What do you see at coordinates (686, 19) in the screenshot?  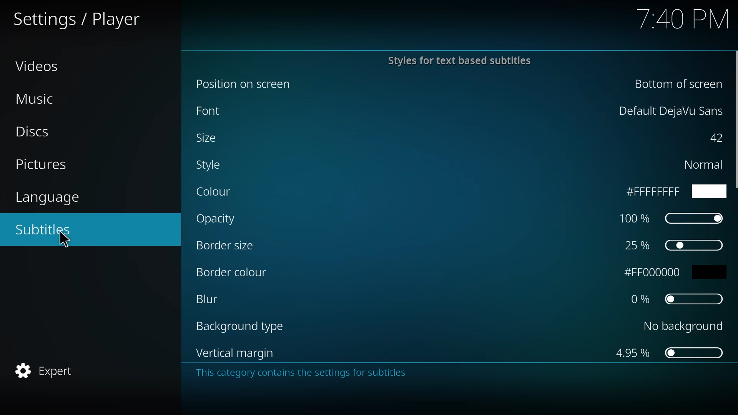 I see `time` at bounding box center [686, 19].